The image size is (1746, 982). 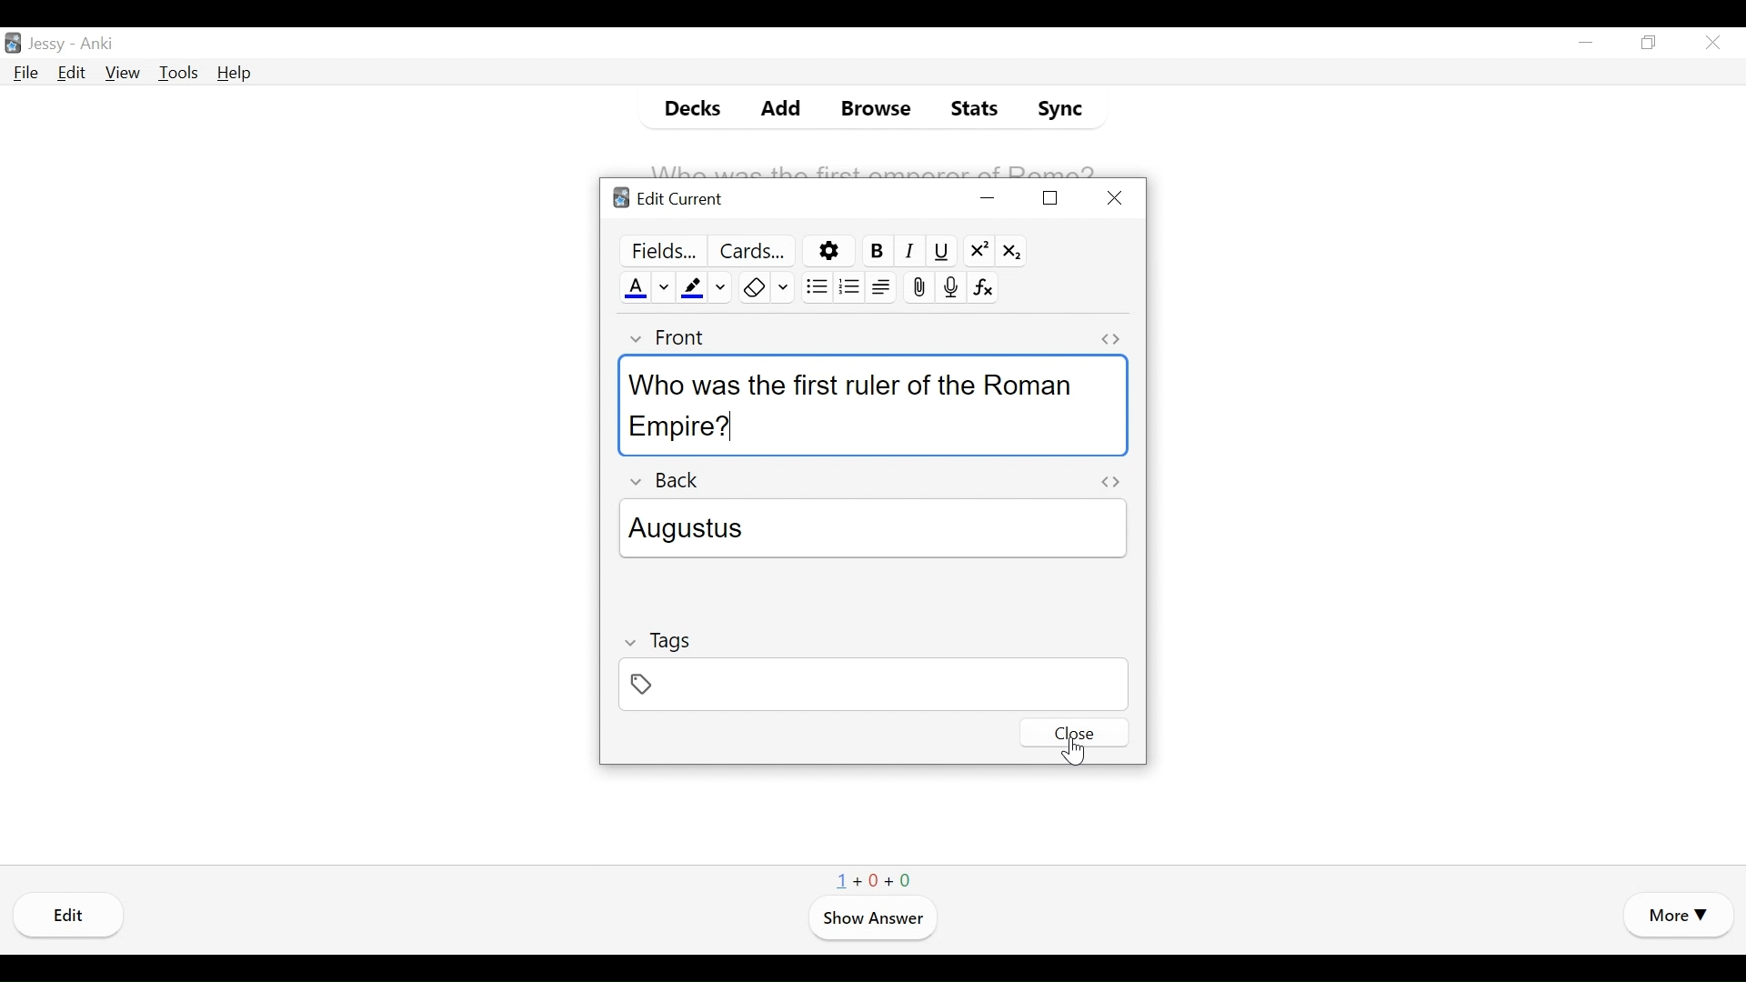 What do you see at coordinates (1587, 43) in the screenshot?
I see `minimize` at bounding box center [1587, 43].